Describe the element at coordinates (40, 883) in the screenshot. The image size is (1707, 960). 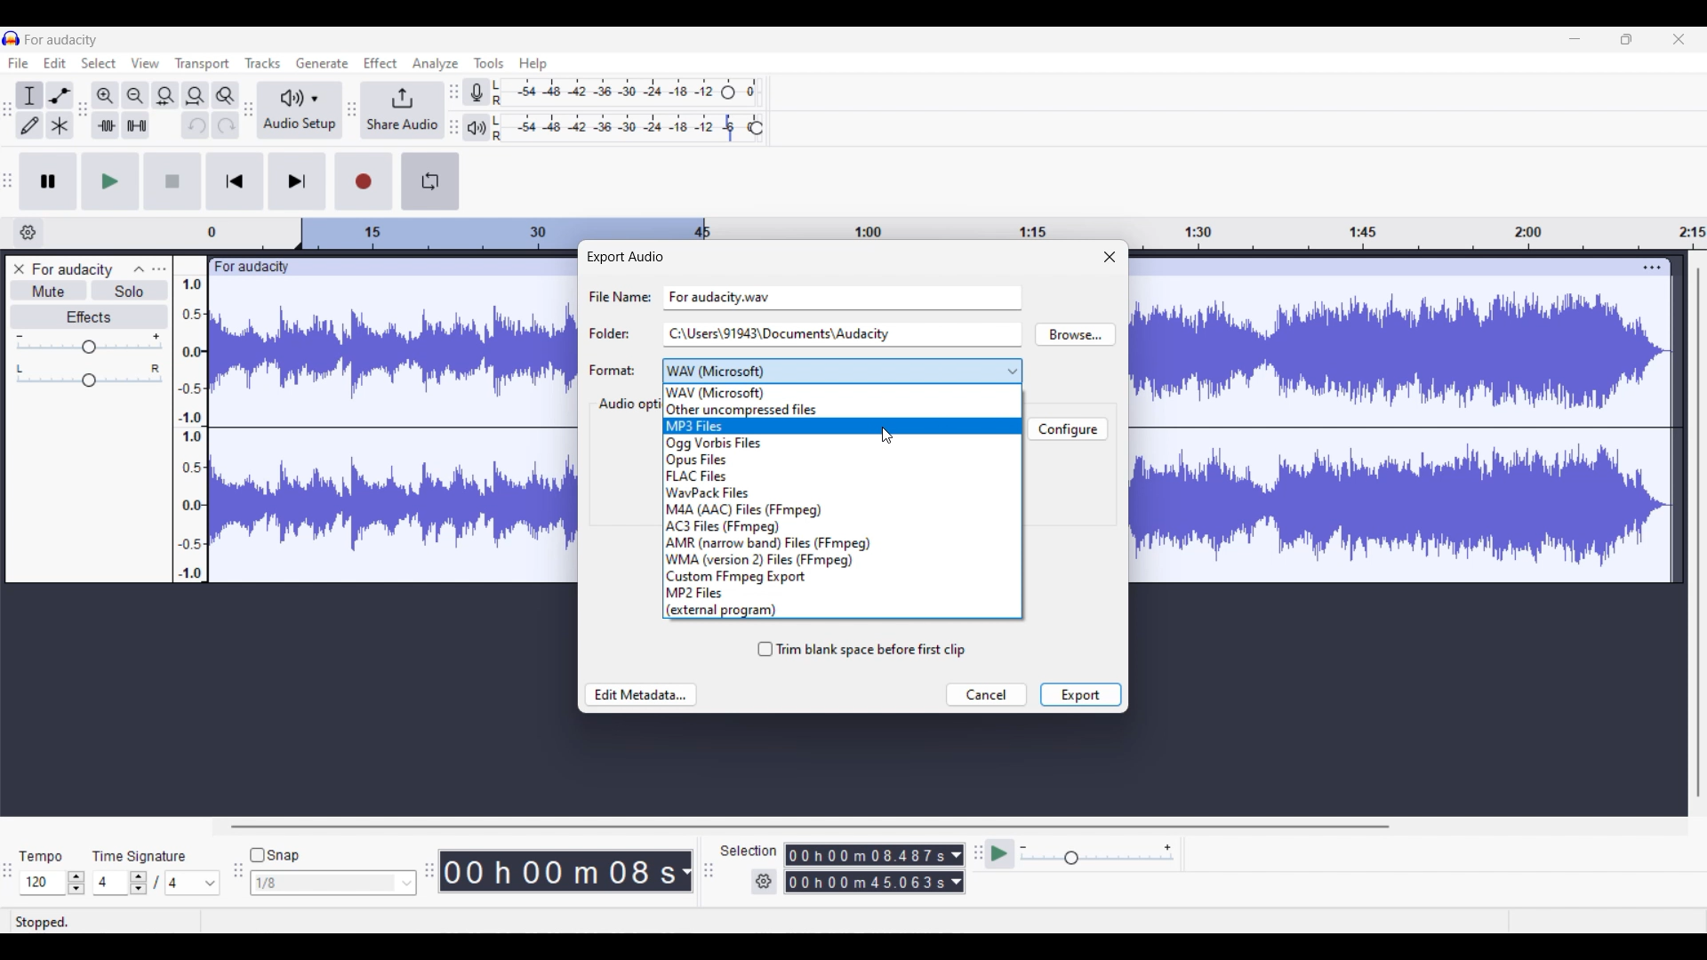
I see `Tempo options` at that location.